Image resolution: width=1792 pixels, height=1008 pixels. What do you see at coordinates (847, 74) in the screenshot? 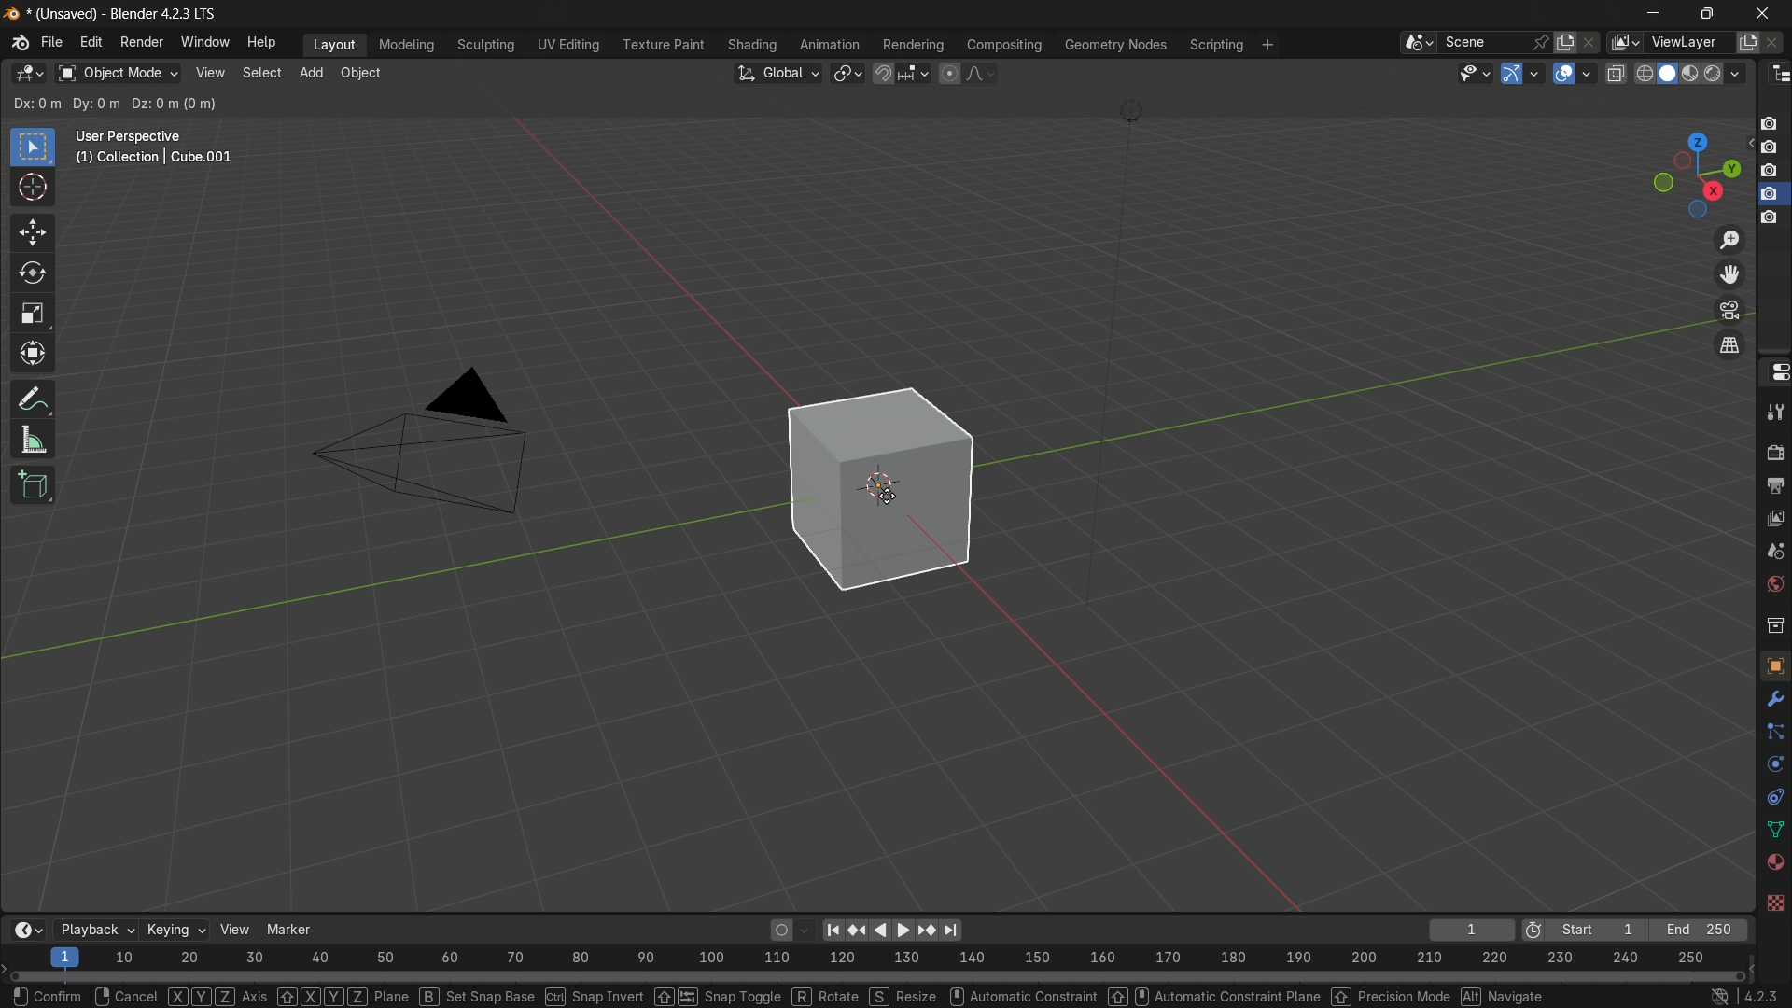
I see `transform pivot point` at bounding box center [847, 74].